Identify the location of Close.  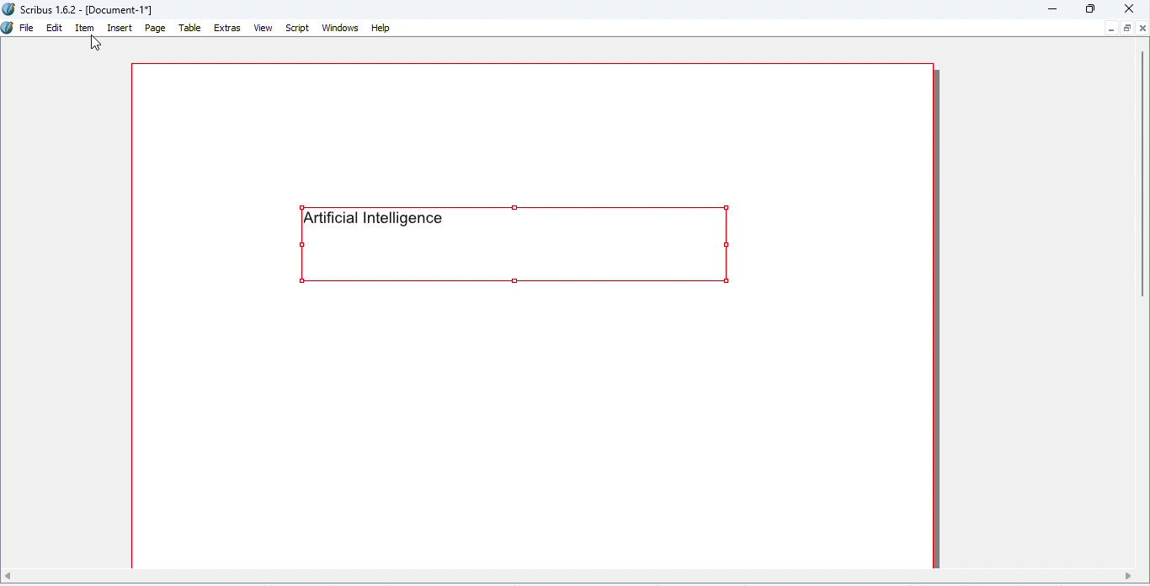
(1125, 8).